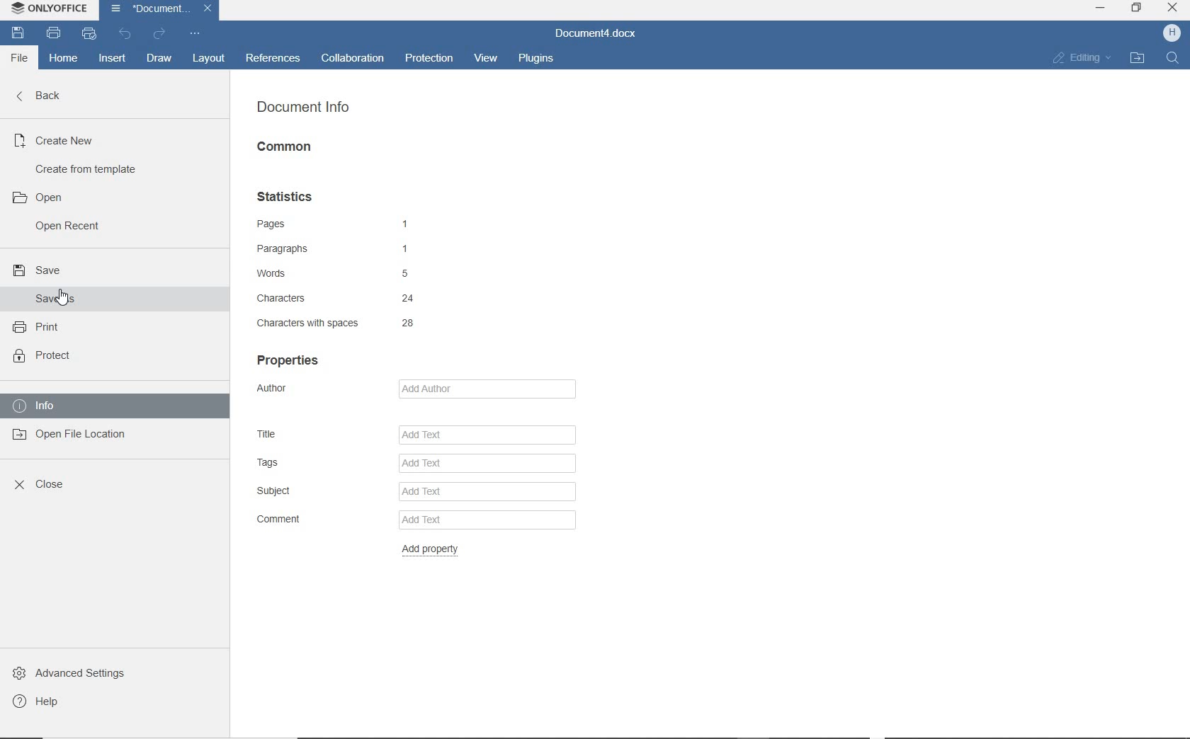 This screenshot has height=739, width=1190. What do you see at coordinates (482, 389) in the screenshot?
I see `Add Author` at bounding box center [482, 389].